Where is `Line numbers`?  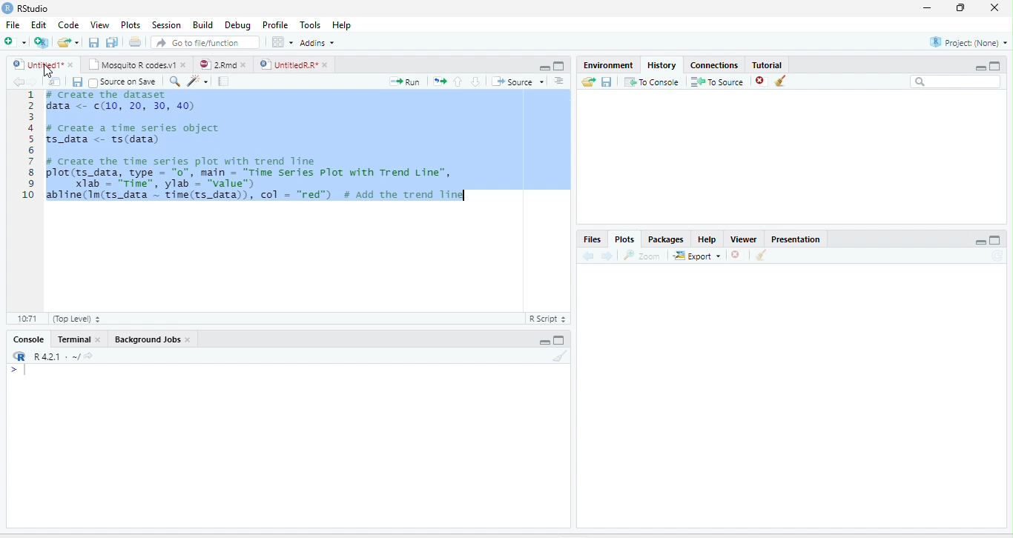 Line numbers is located at coordinates (28, 147).